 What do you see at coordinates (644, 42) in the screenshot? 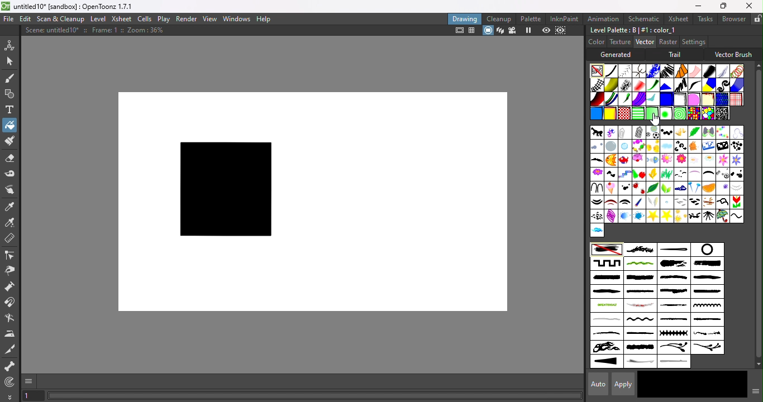
I see `Vector` at bounding box center [644, 42].